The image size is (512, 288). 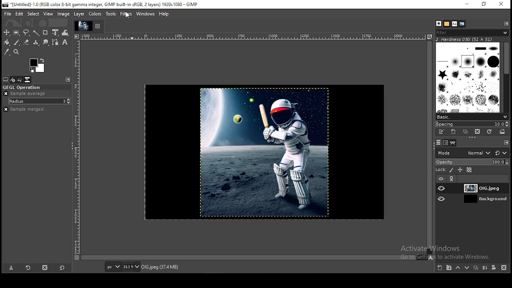 I want to click on text tool, so click(x=65, y=42).